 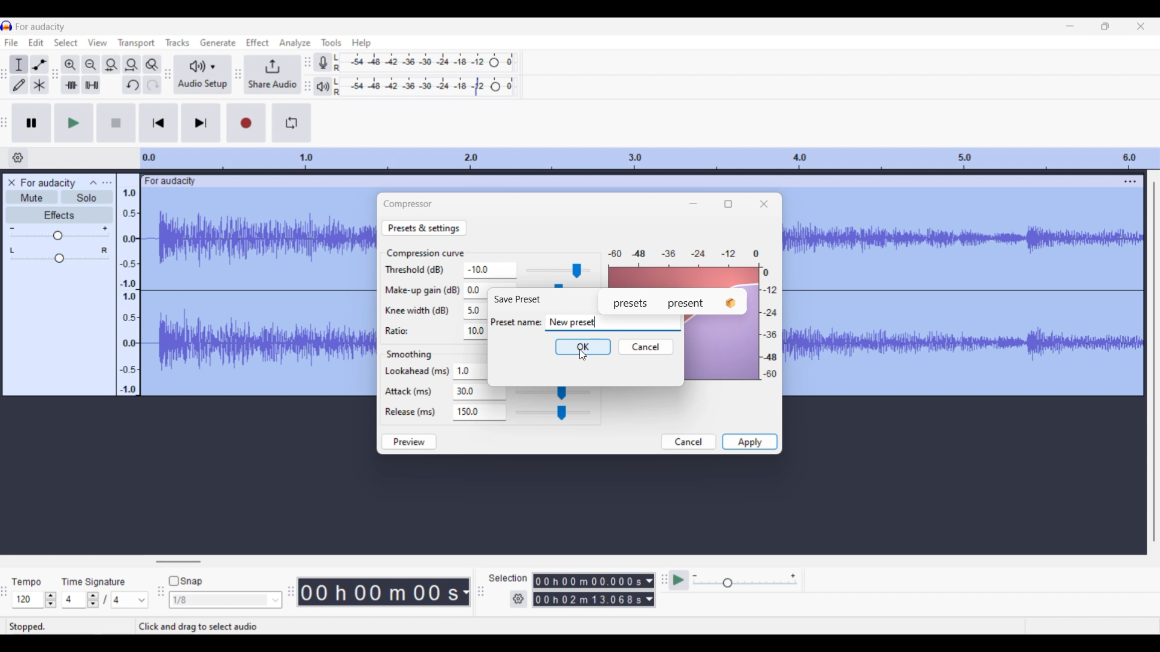 What do you see at coordinates (177, 42) in the screenshot?
I see `Tracks` at bounding box center [177, 42].